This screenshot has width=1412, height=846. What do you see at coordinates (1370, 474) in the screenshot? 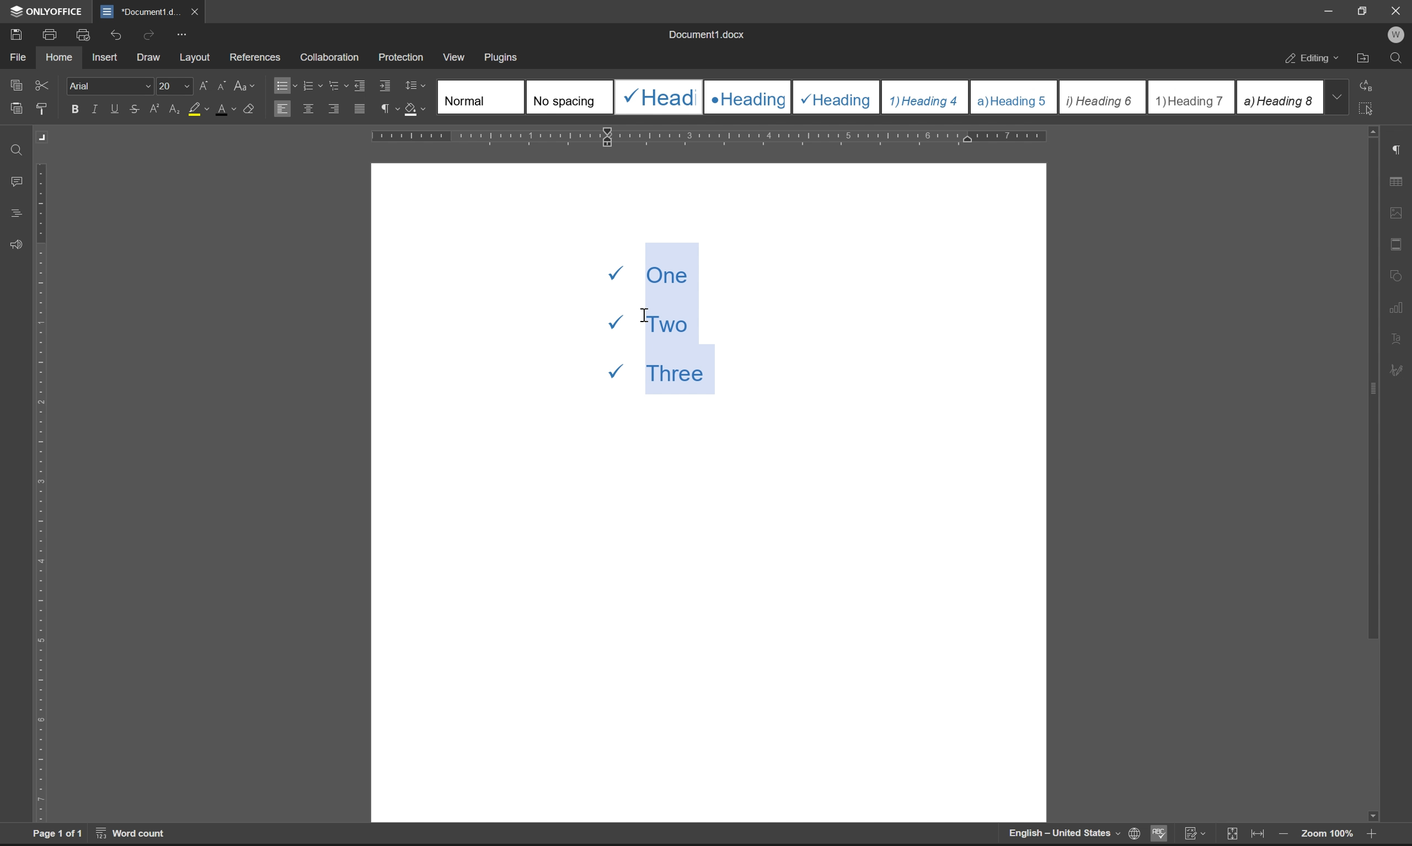
I see `scroll bar` at bounding box center [1370, 474].